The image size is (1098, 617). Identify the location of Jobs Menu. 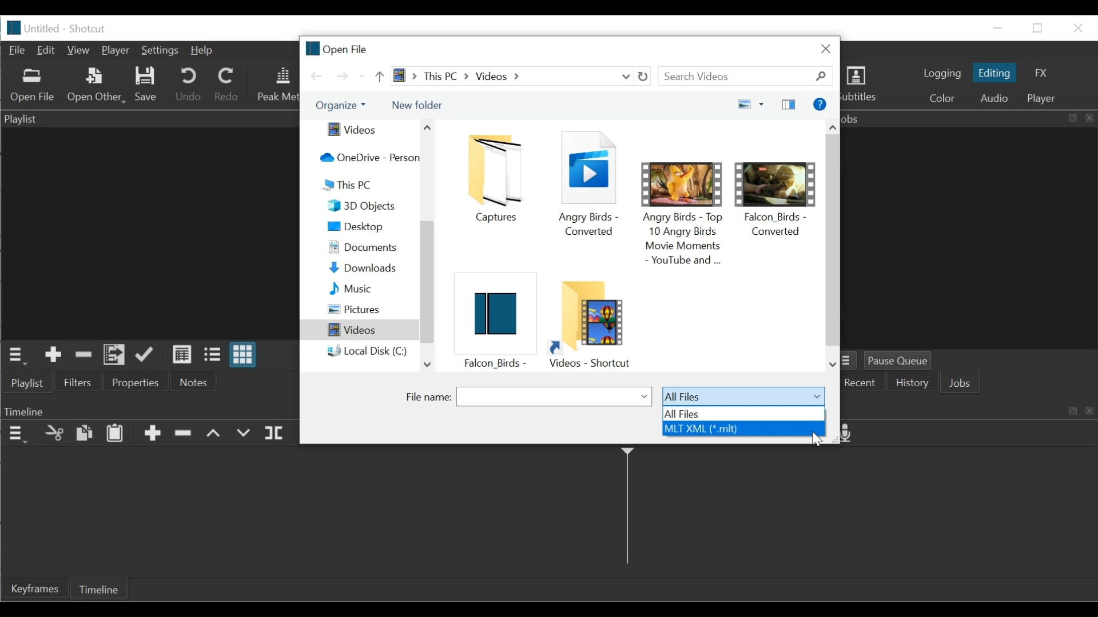
(850, 361).